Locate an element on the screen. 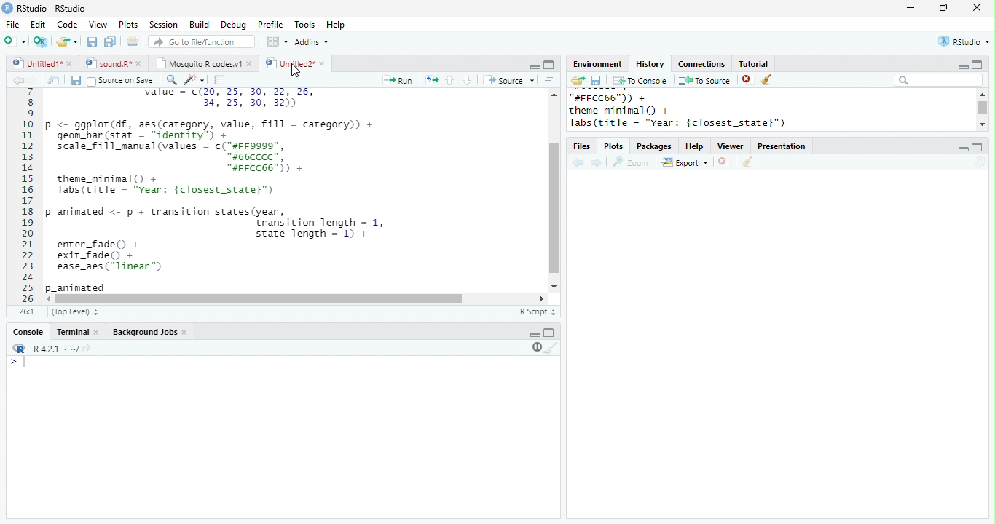  enter_fade() +exit_fade() +ease_aes("linear")p_animated is located at coordinates (110, 266).